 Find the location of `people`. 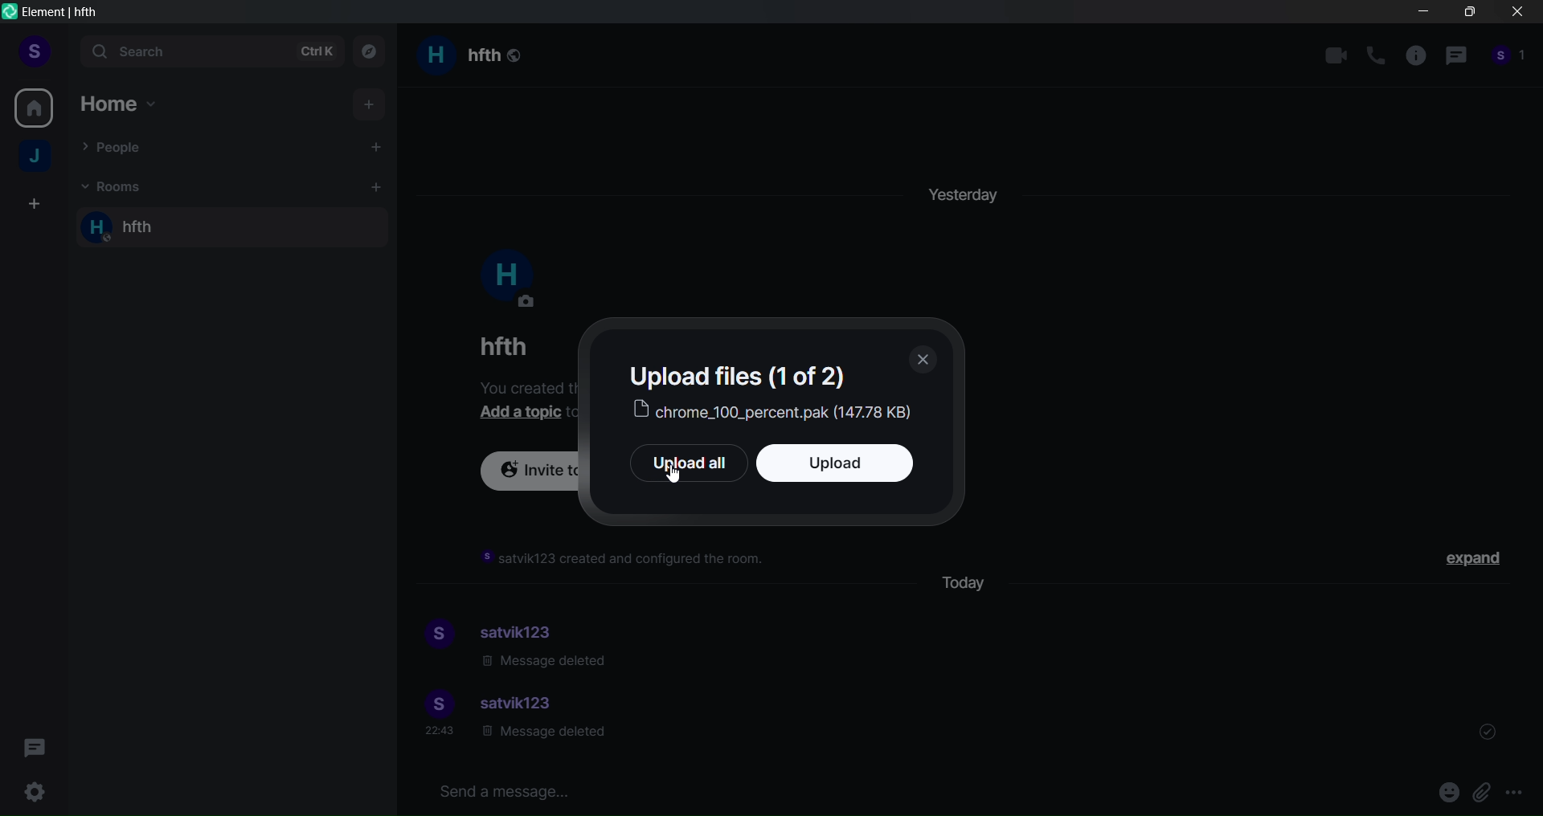

people is located at coordinates (120, 149).